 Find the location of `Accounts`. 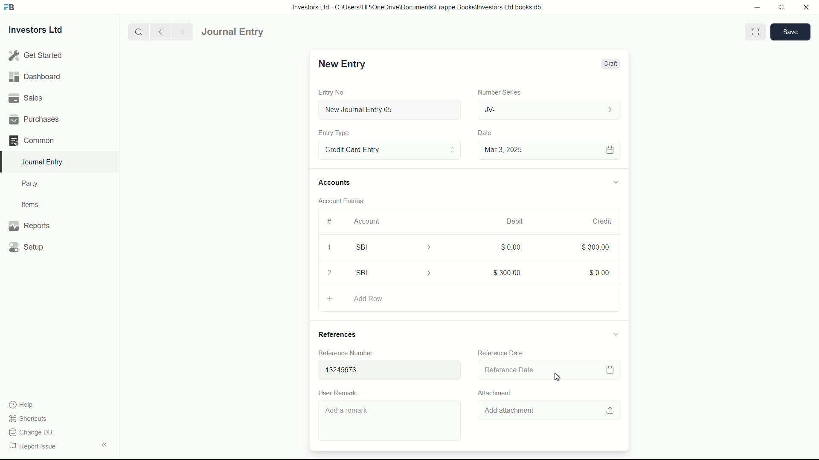

Accounts is located at coordinates (336, 183).